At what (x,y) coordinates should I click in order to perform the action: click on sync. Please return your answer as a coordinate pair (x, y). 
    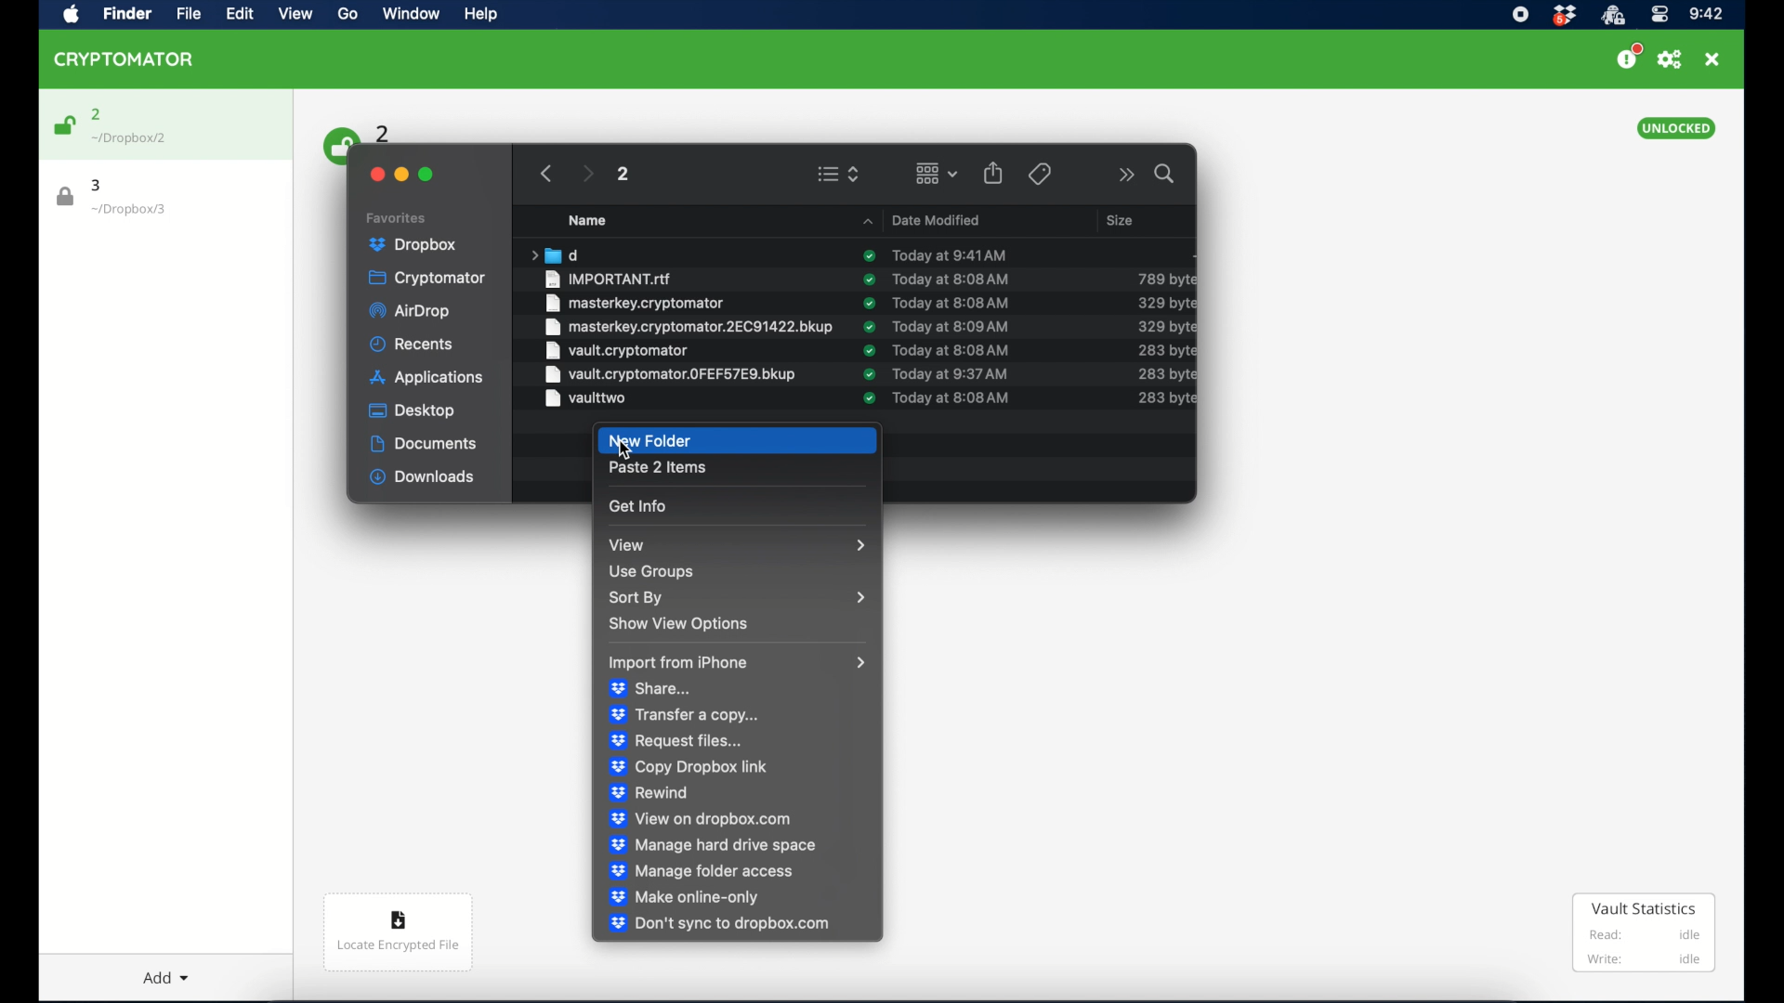
    Looking at the image, I should click on (869, 303).